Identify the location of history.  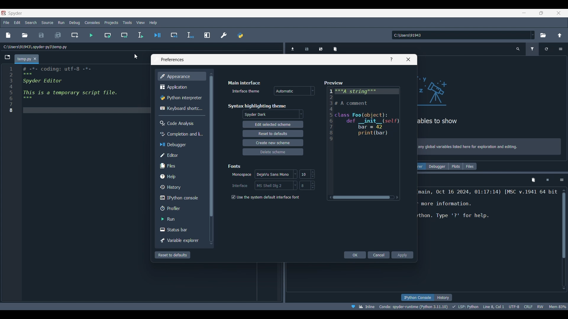
(174, 186).